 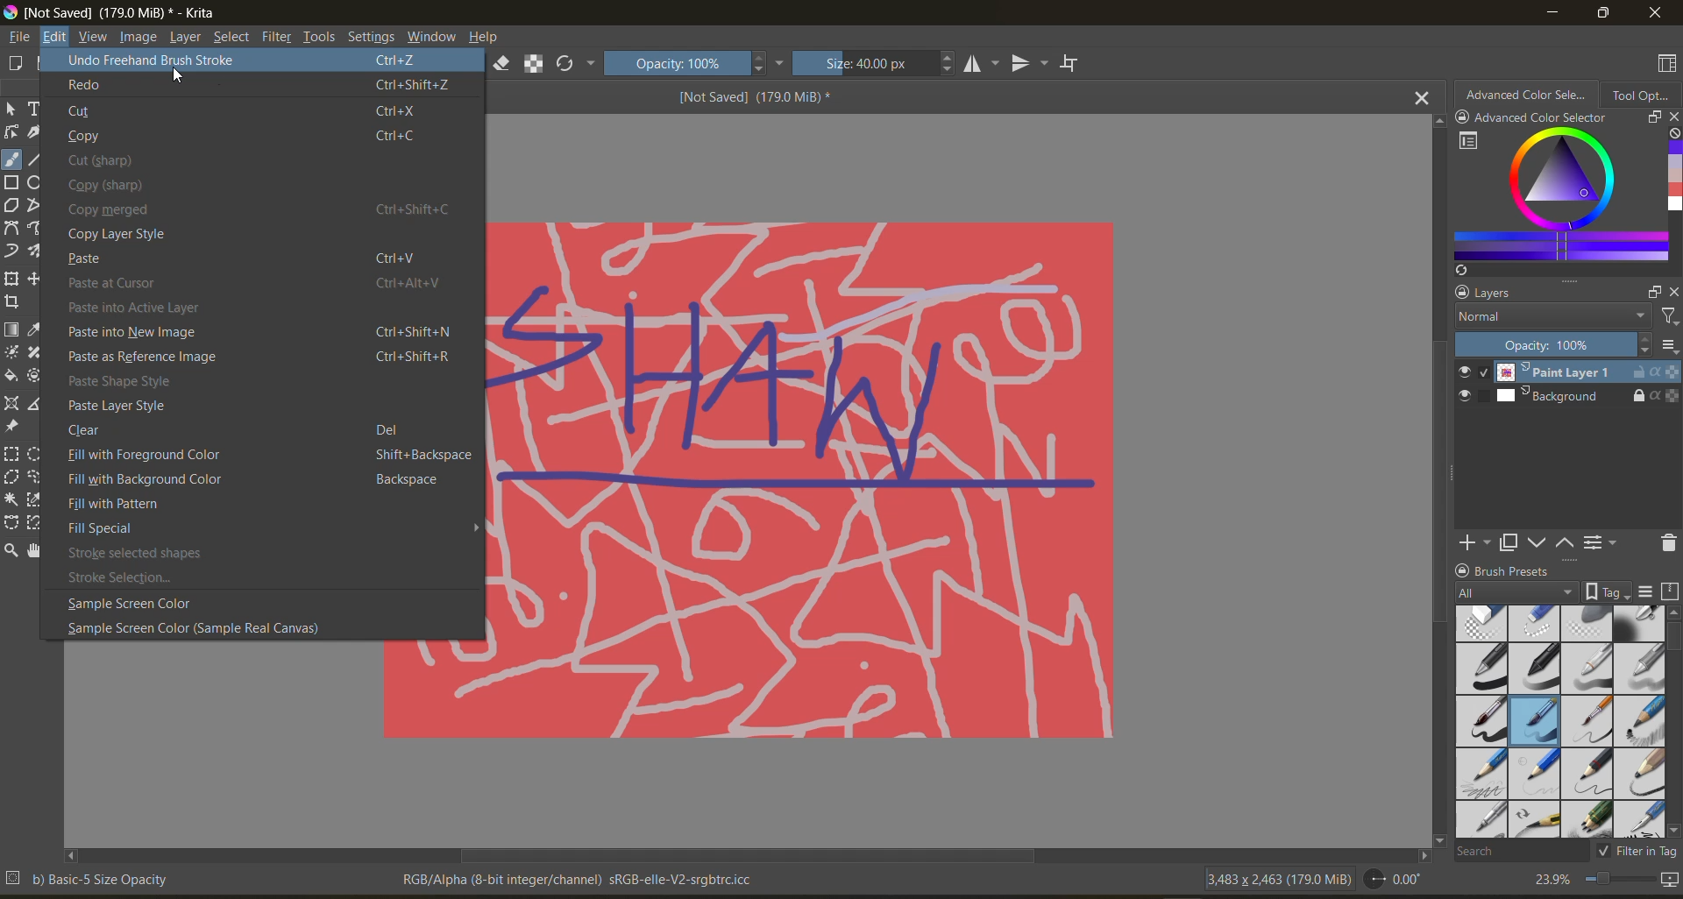 I want to click on scroll up, so click(x=1434, y=122).